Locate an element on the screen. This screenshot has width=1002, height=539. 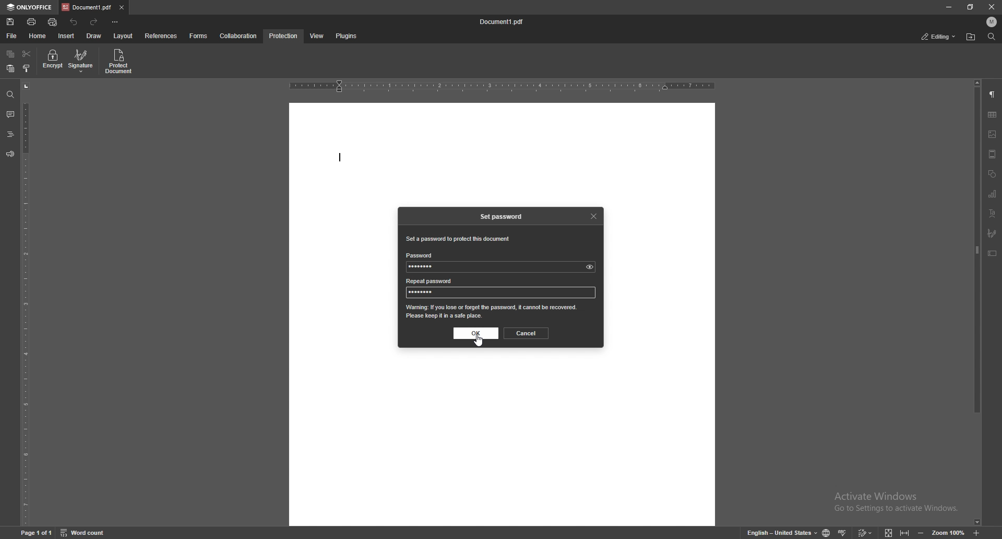
redo is located at coordinates (96, 22).